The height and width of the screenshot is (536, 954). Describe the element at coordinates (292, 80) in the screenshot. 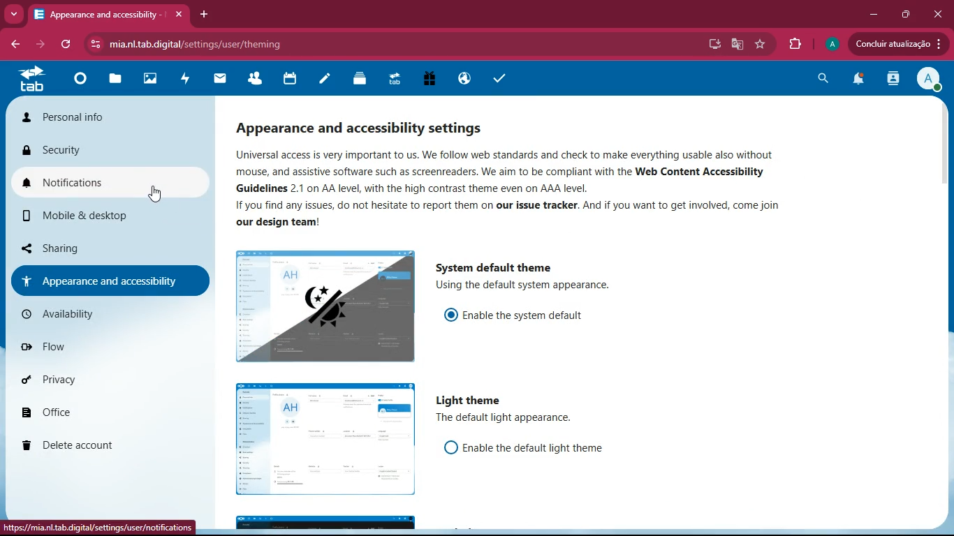

I see `calendar` at that location.